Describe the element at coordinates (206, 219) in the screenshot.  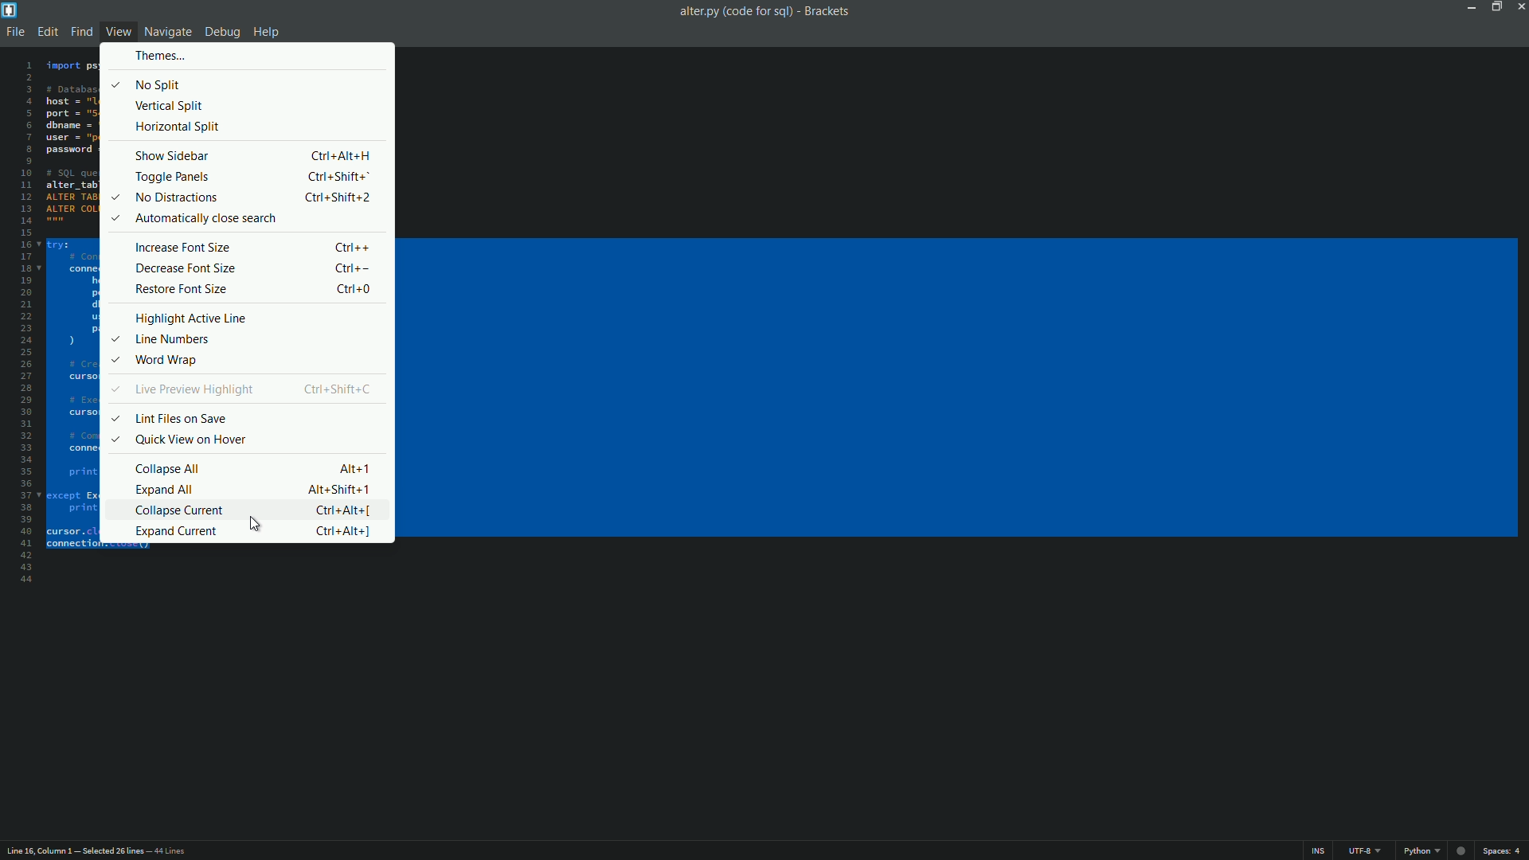
I see `automatically close search` at that location.